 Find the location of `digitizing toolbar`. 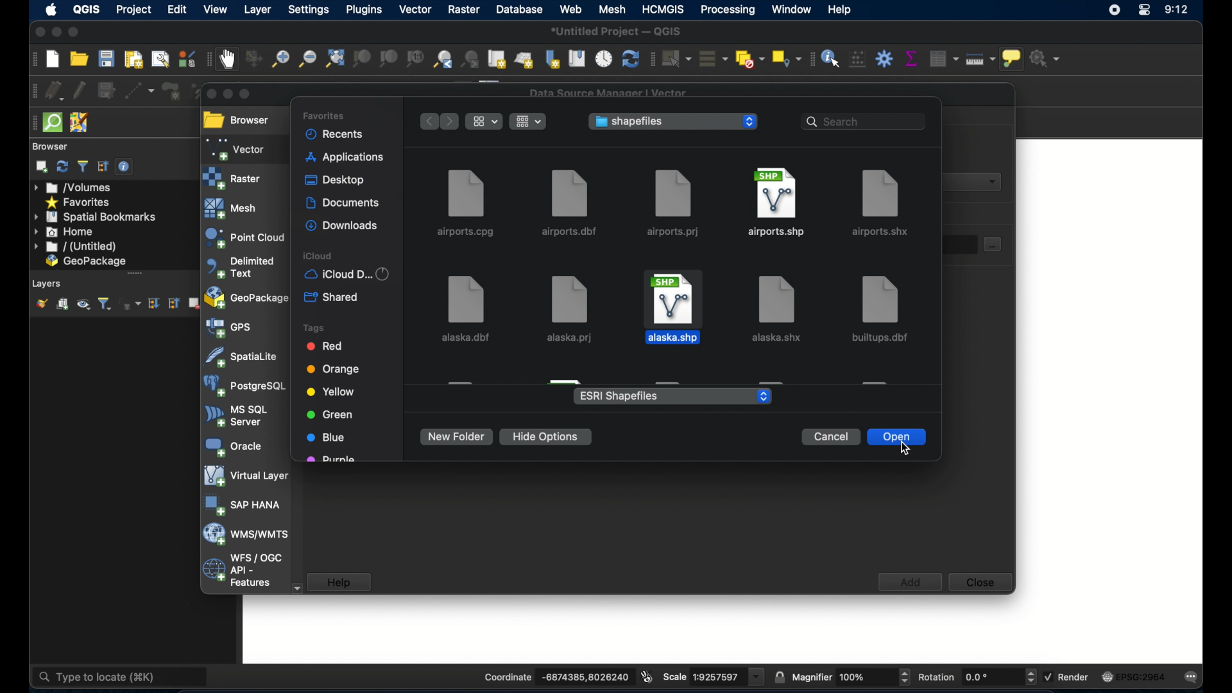

digitizing toolbar is located at coordinates (30, 90).